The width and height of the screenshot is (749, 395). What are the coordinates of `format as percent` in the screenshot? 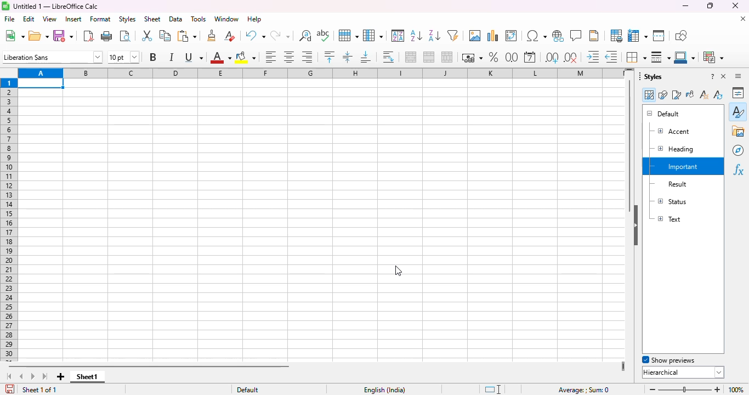 It's located at (493, 57).